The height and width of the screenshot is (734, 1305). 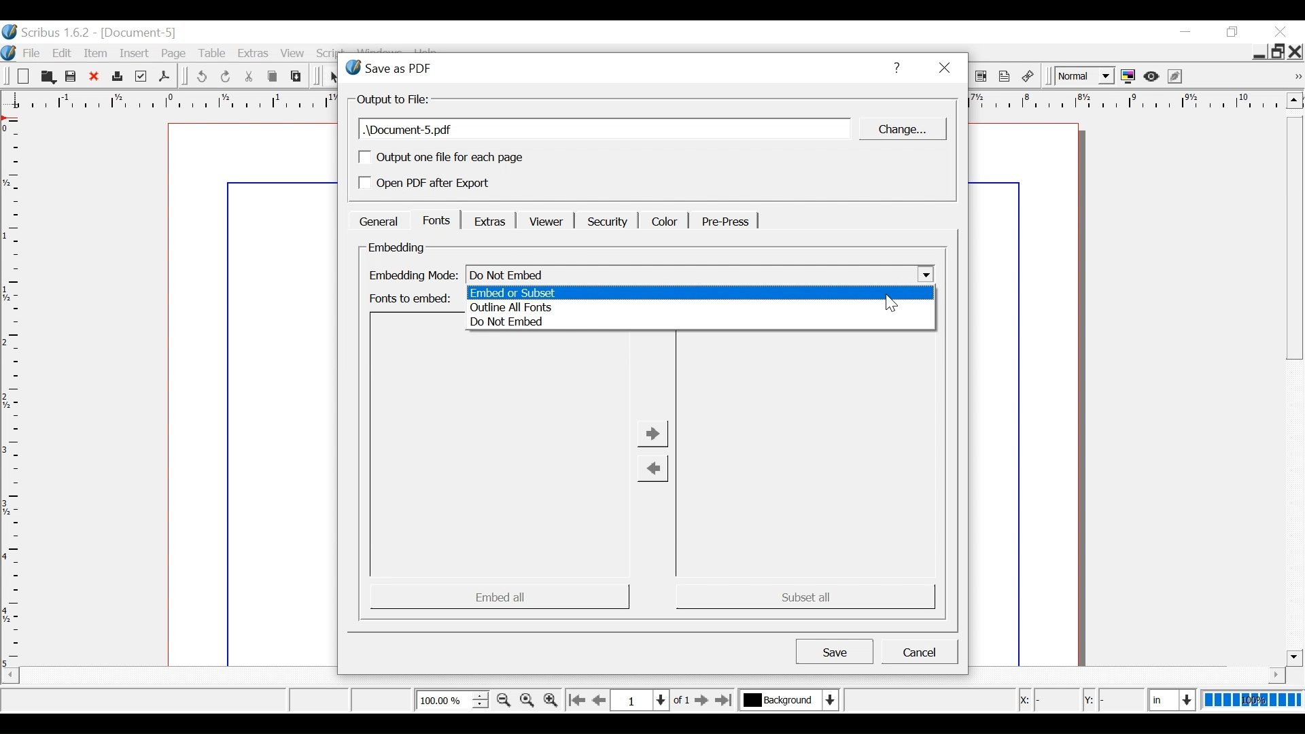 I want to click on Reset Zoom, so click(x=528, y=699).